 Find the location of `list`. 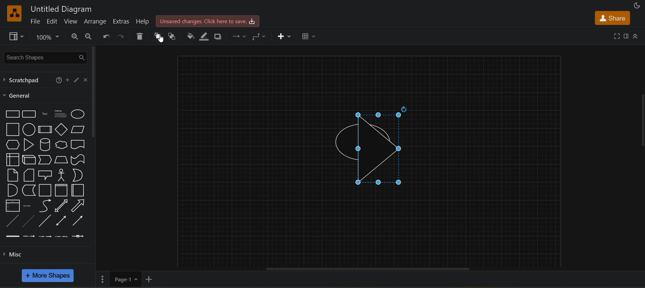

list is located at coordinates (13, 205).